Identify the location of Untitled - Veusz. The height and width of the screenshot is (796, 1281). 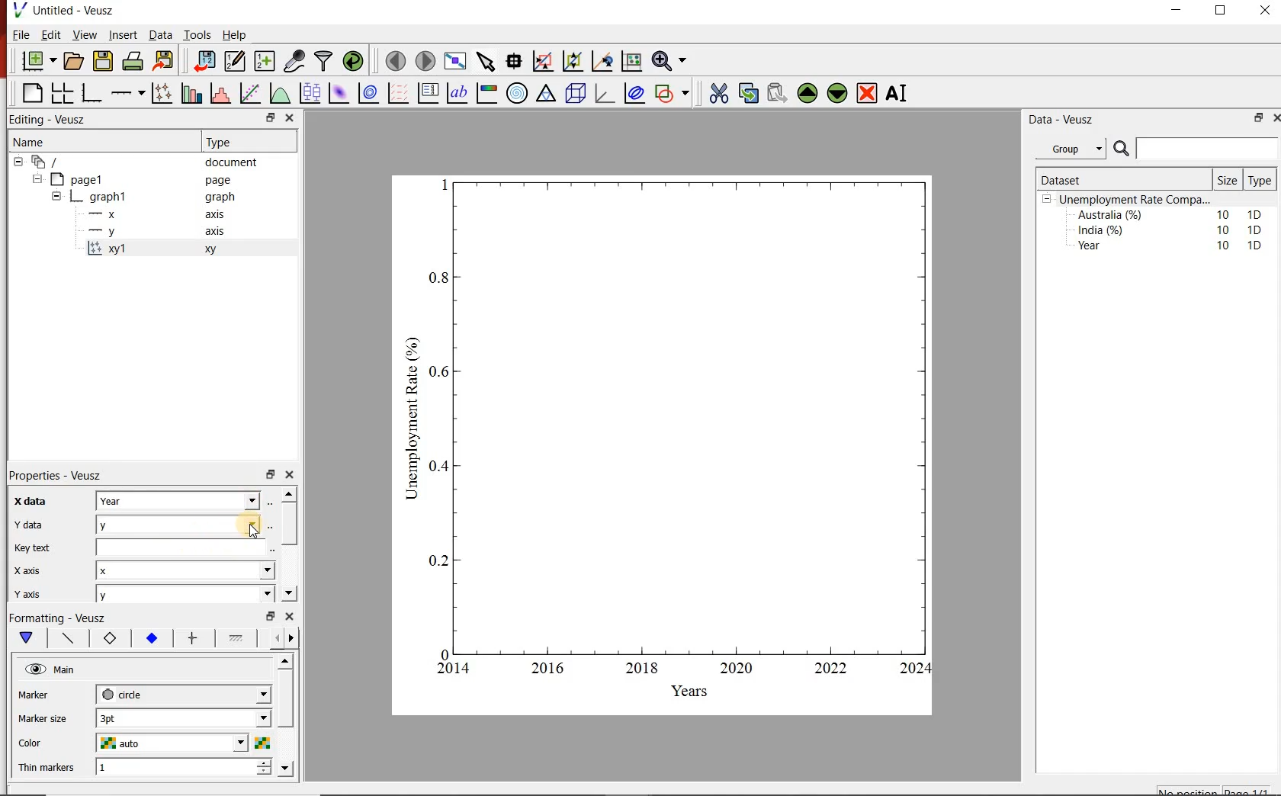
(63, 9).